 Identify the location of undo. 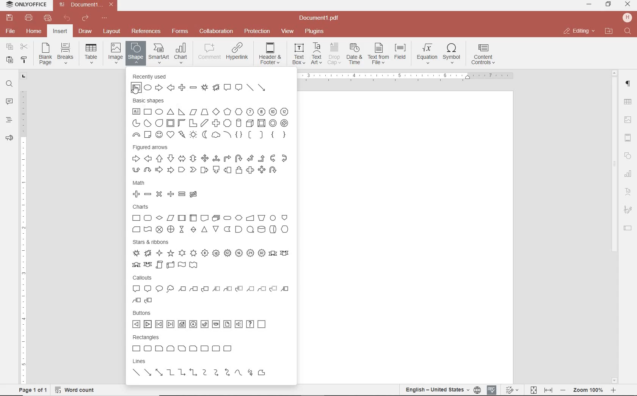
(67, 18).